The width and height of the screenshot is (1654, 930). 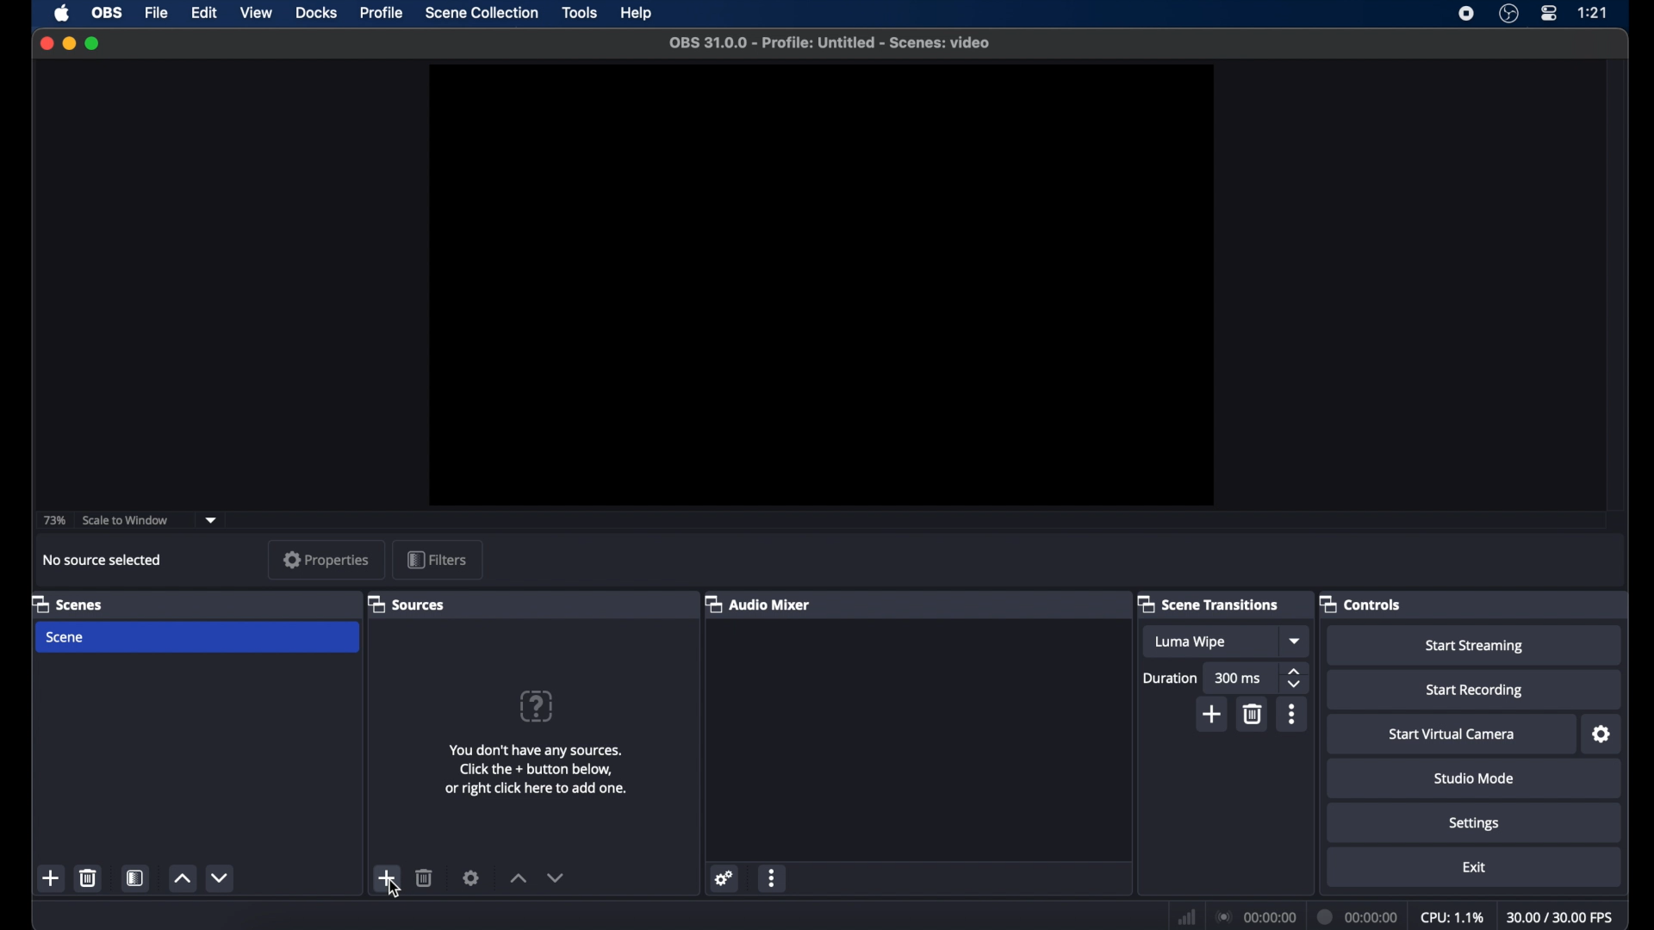 I want to click on file name, so click(x=830, y=43).